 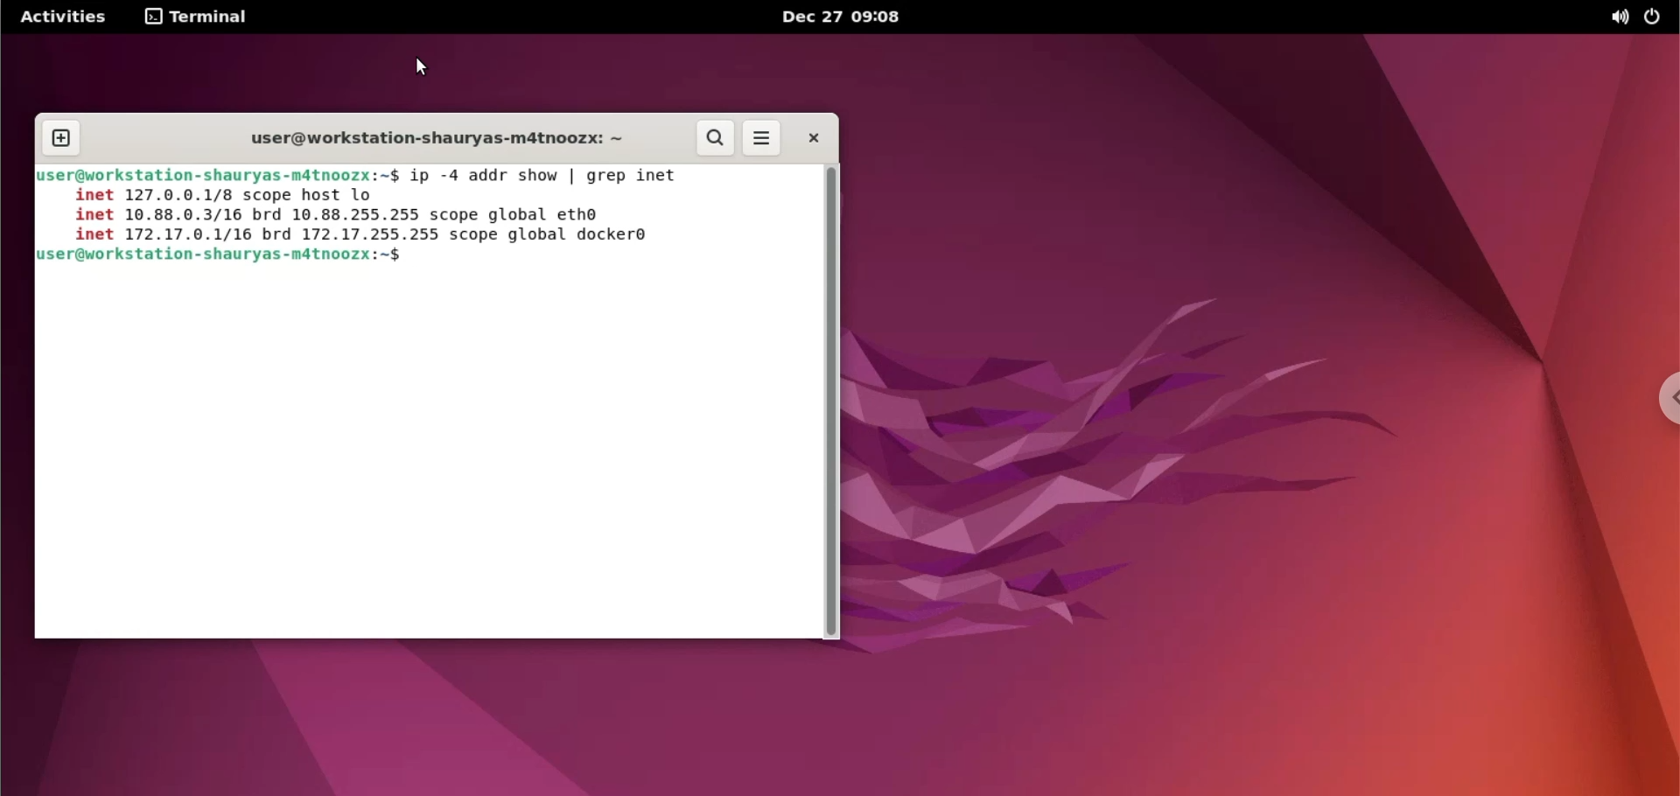 I want to click on more options, so click(x=762, y=140).